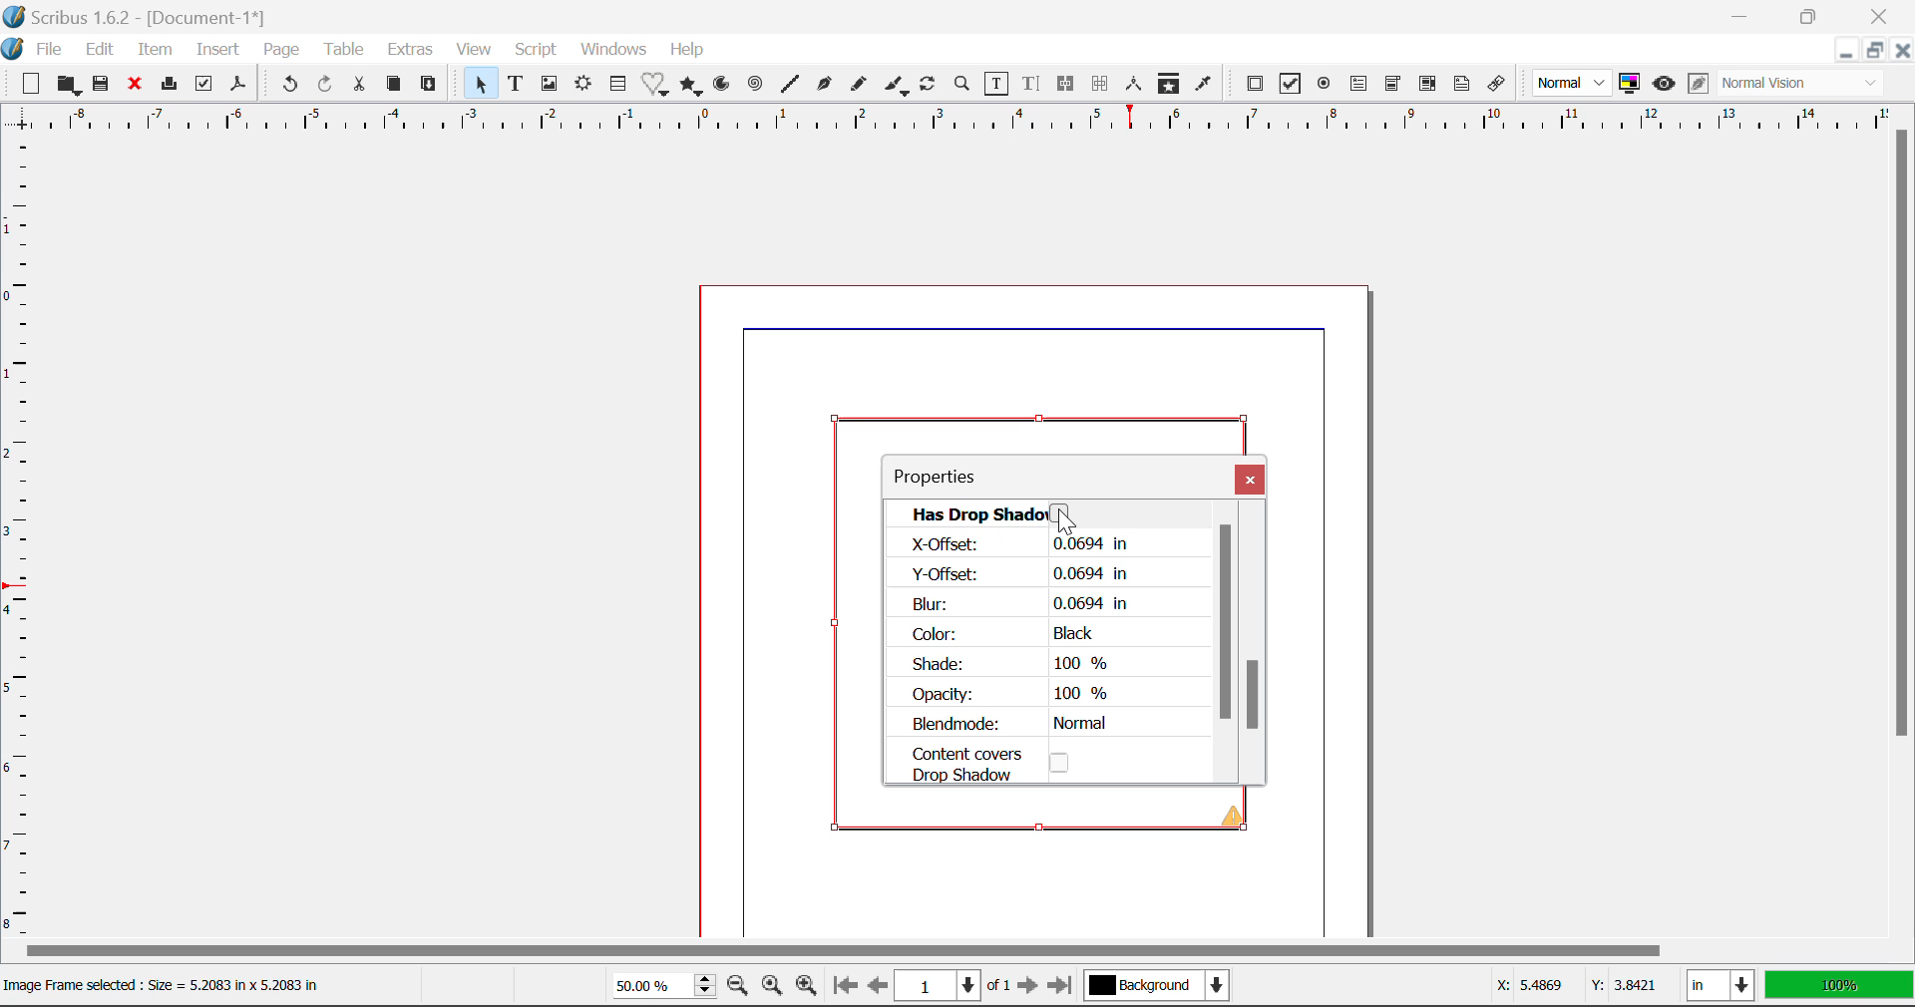  What do you see at coordinates (1033, 86) in the screenshot?
I see `Edit Text with Story Editor` at bounding box center [1033, 86].